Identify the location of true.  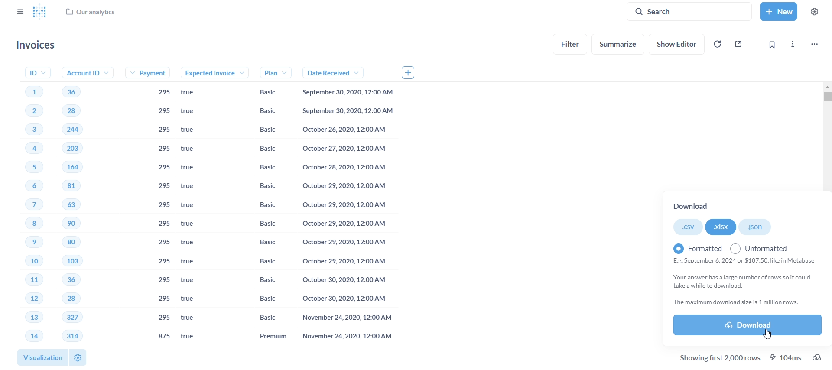
(191, 263).